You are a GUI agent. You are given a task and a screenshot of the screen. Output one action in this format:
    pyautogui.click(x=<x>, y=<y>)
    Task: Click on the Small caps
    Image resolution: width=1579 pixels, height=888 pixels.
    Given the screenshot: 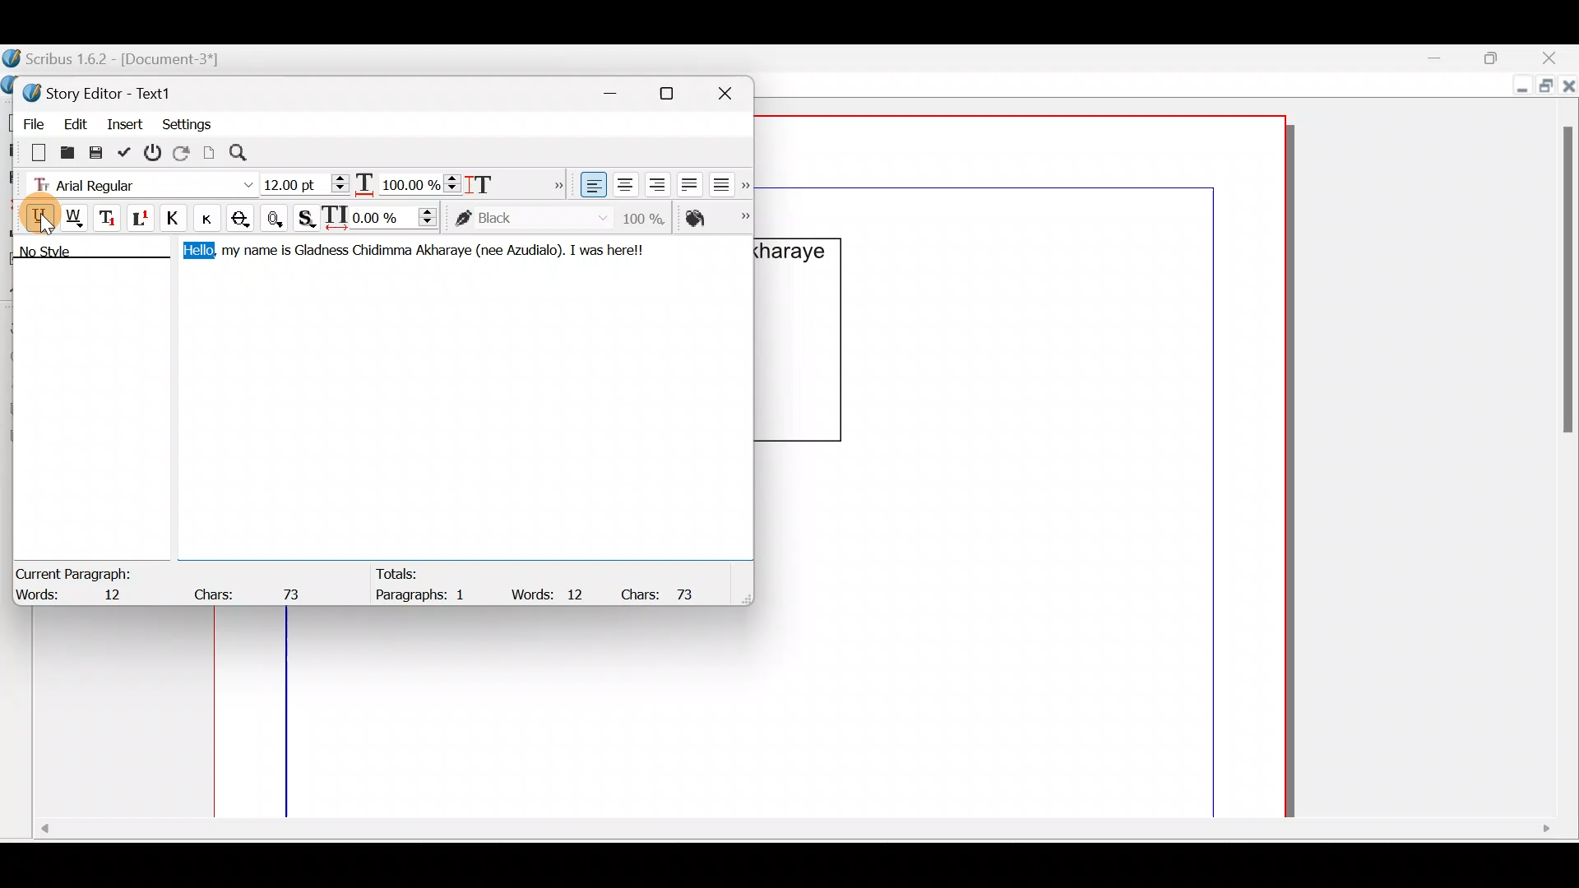 What is the action you would take?
    pyautogui.click(x=211, y=217)
    